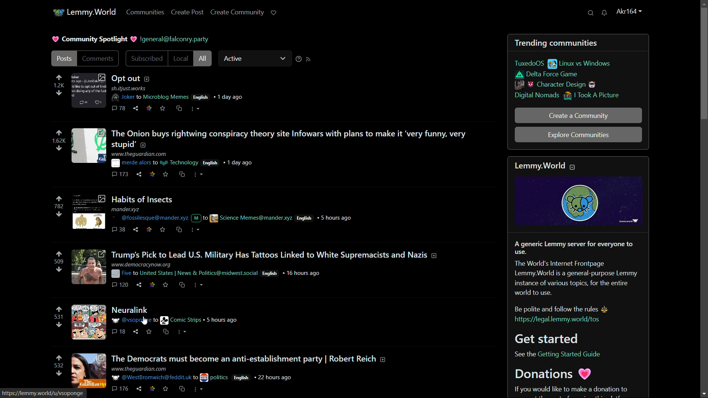 The image size is (708, 398). What do you see at coordinates (147, 321) in the screenshot?
I see `cursor` at bounding box center [147, 321].